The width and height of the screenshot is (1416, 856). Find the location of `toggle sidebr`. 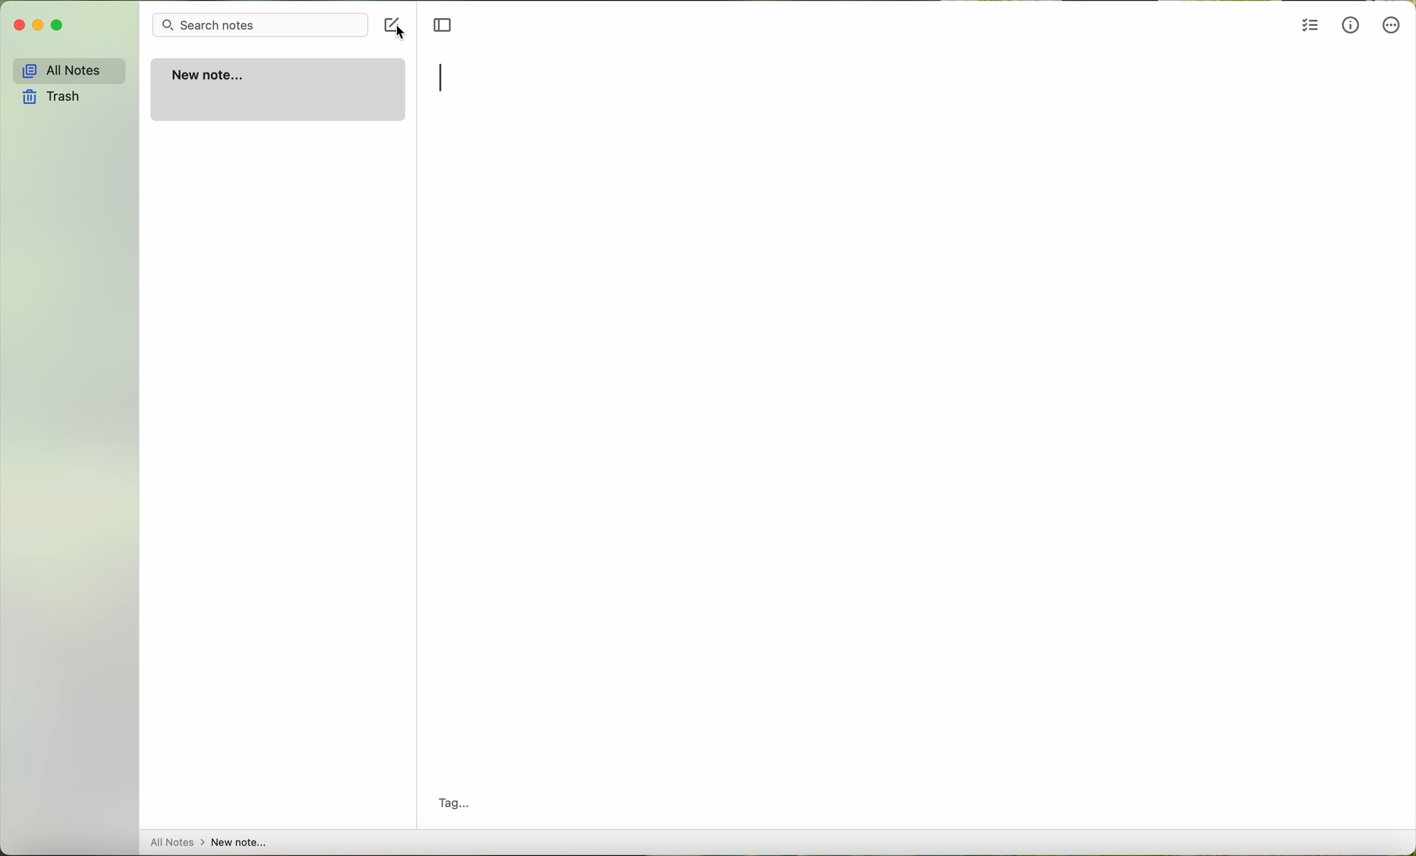

toggle sidebr is located at coordinates (441, 26).